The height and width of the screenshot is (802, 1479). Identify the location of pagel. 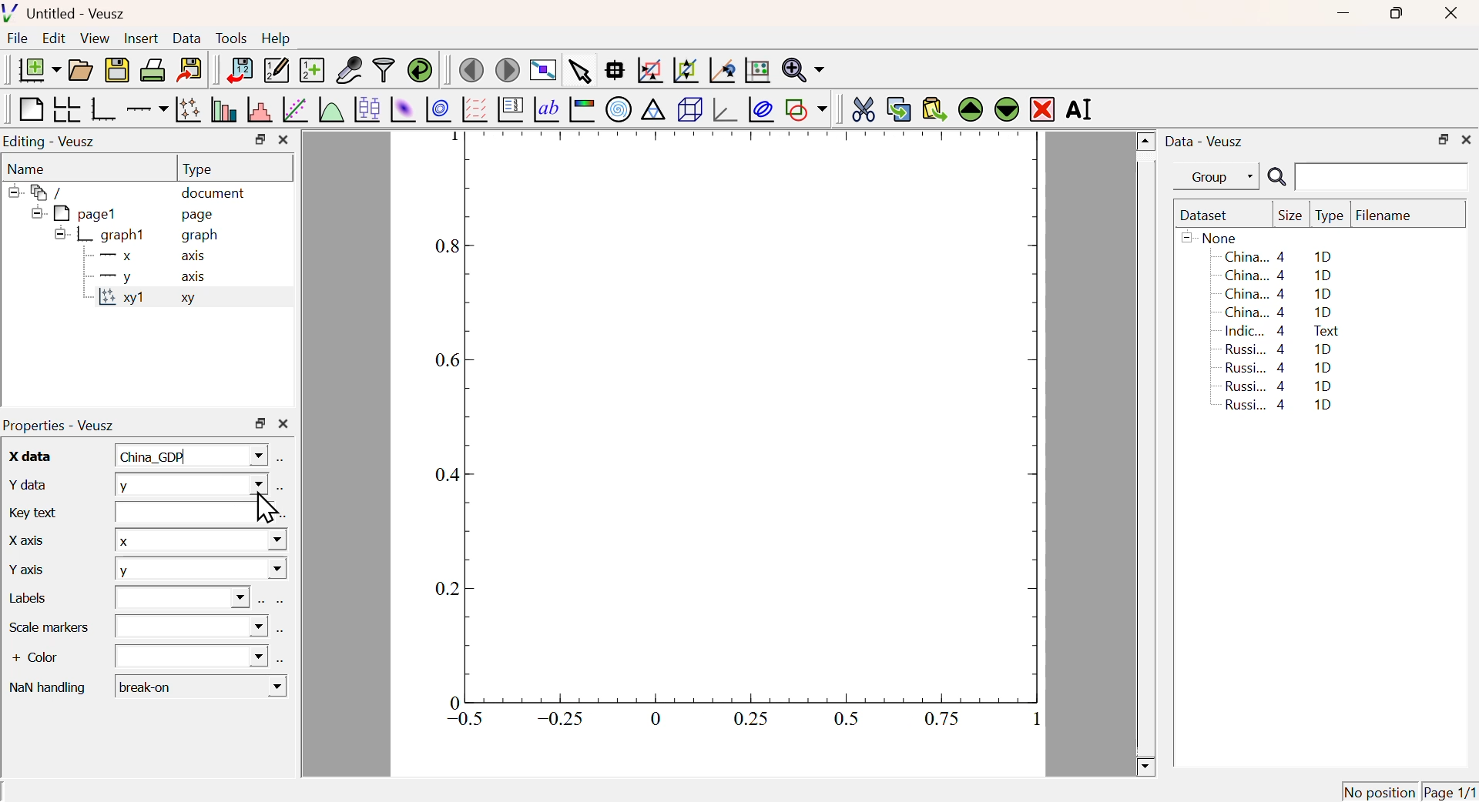
(70, 214).